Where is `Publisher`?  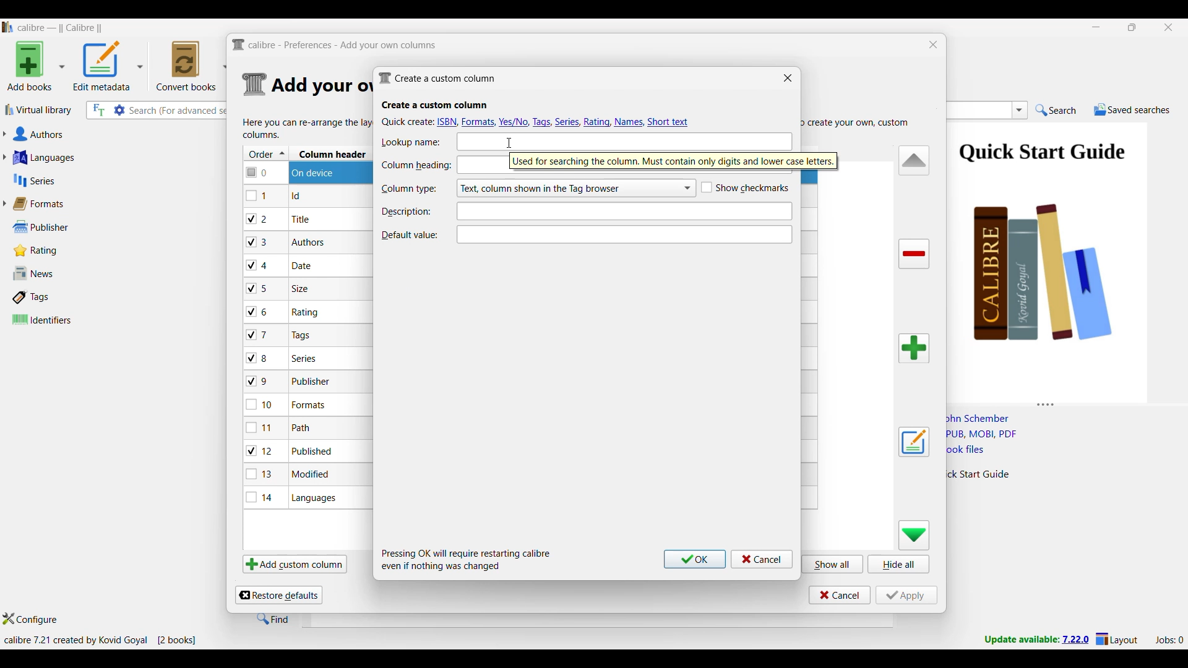 Publisher is located at coordinates (55, 227).